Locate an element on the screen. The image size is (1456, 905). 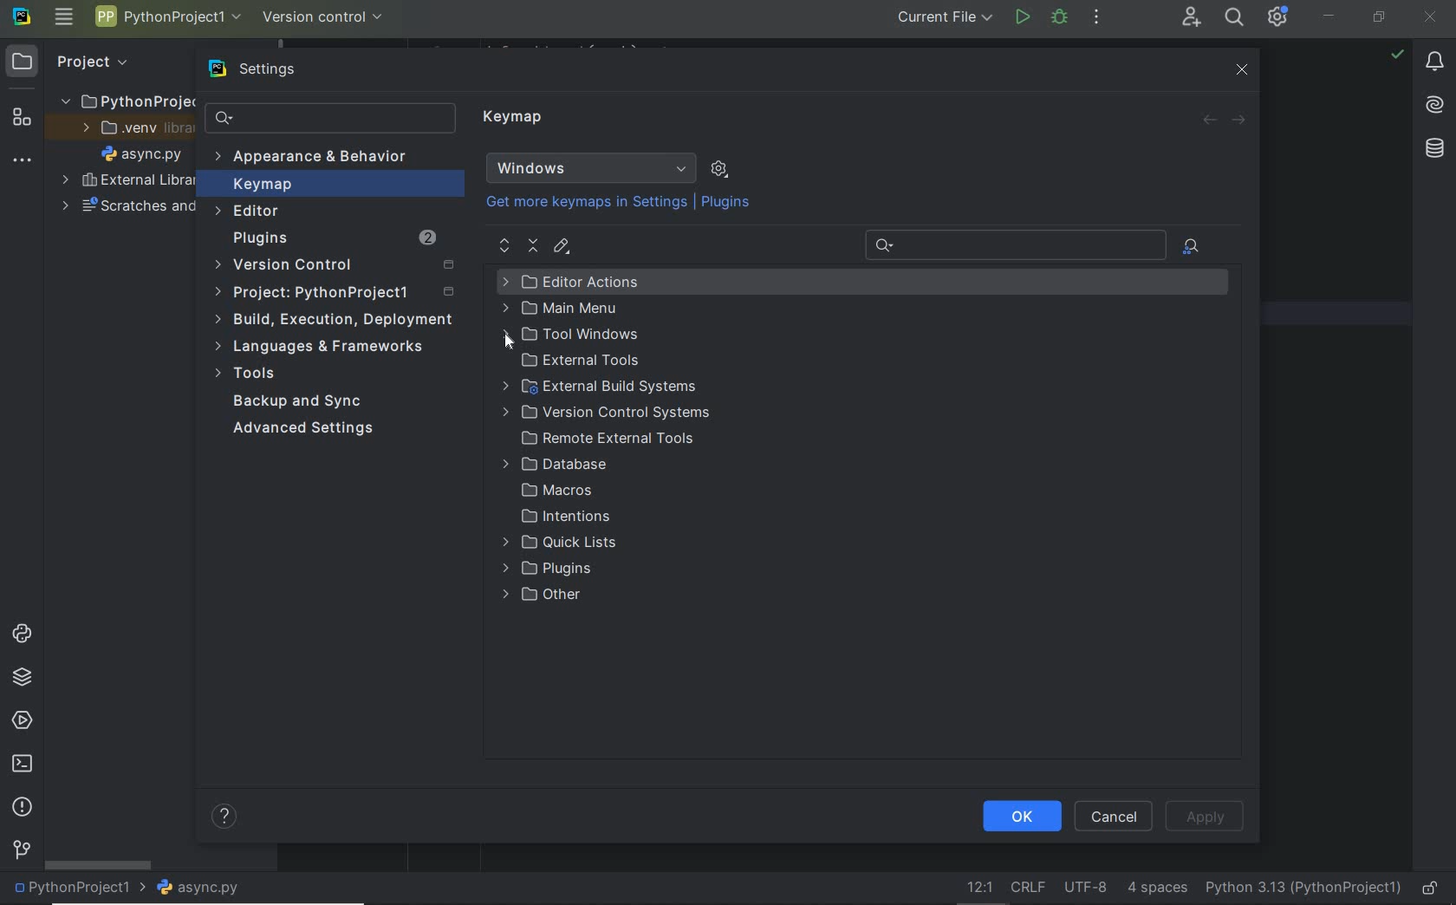
PythonProject is located at coordinates (127, 101).